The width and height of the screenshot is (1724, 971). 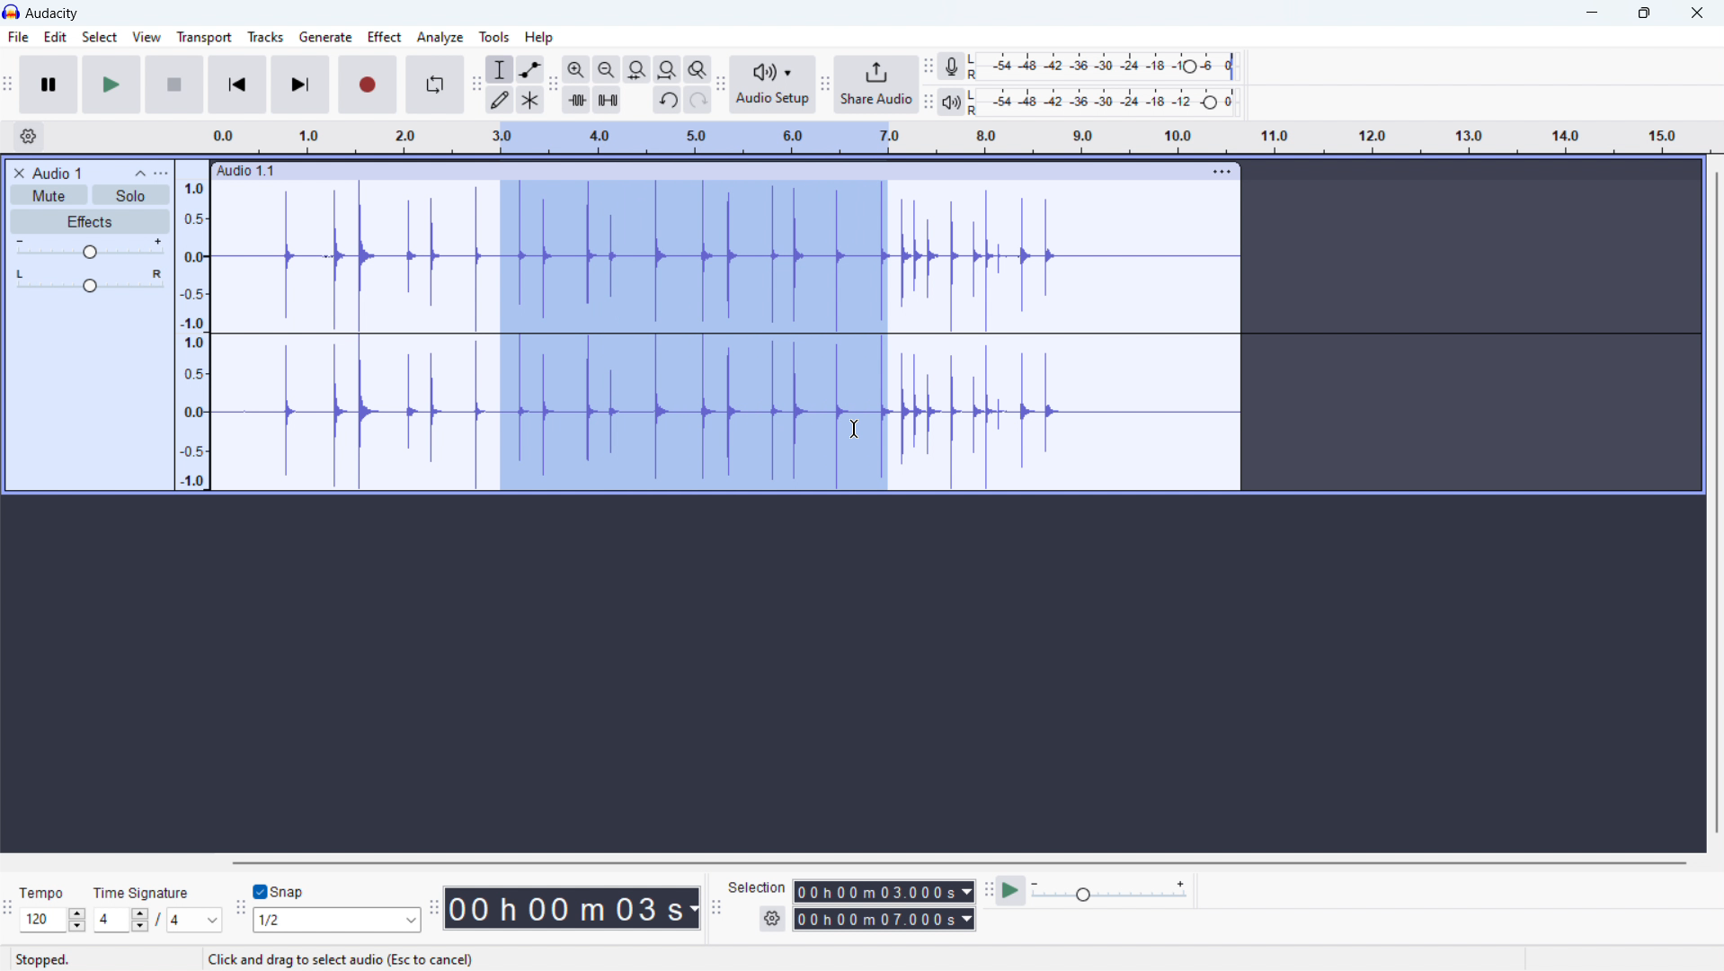 What do you see at coordinates (721, 84) in the screenshot?
I see `audio setup toolbar` at bounding box center [721, 84].